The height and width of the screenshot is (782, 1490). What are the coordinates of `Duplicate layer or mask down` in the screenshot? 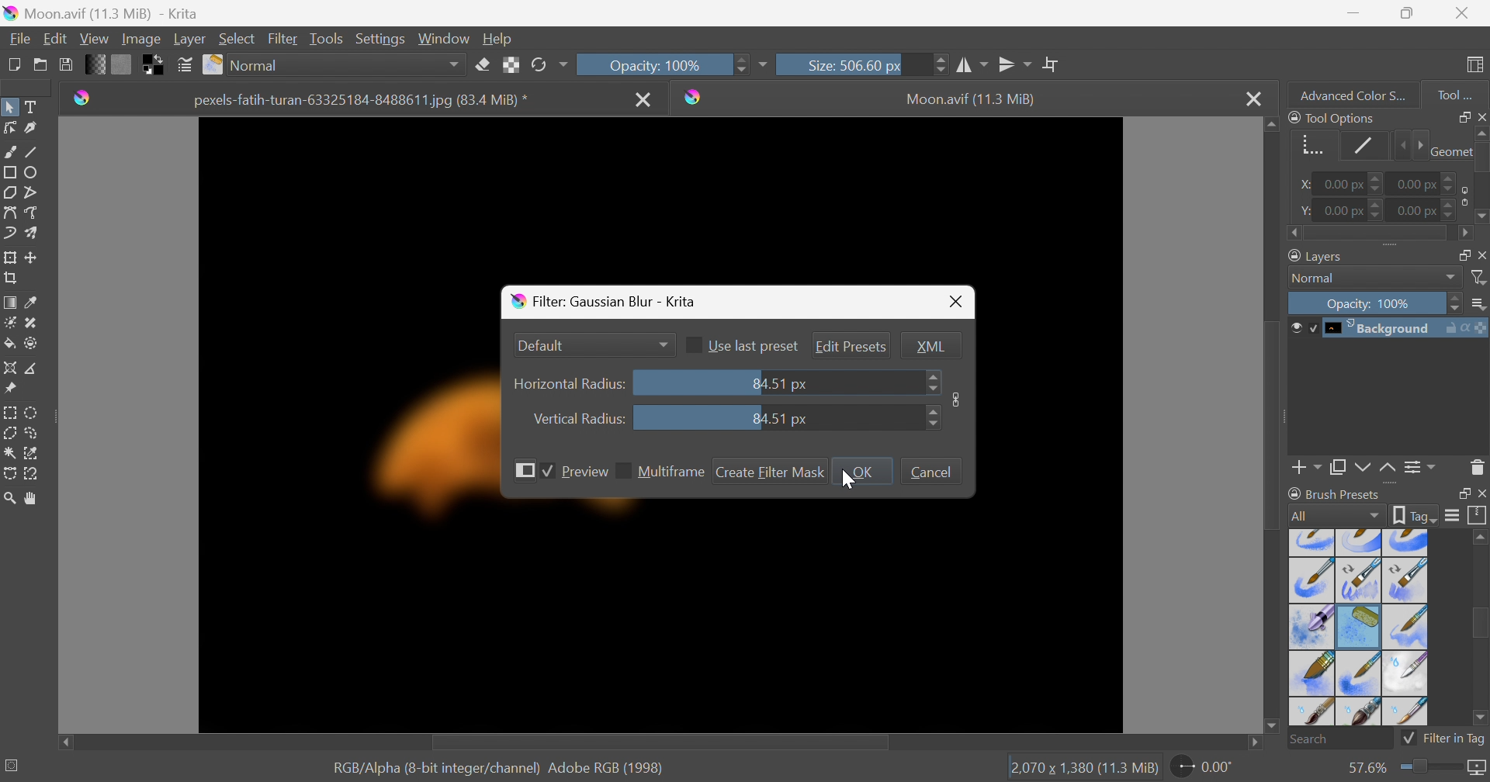 It's located at (1337, 470).